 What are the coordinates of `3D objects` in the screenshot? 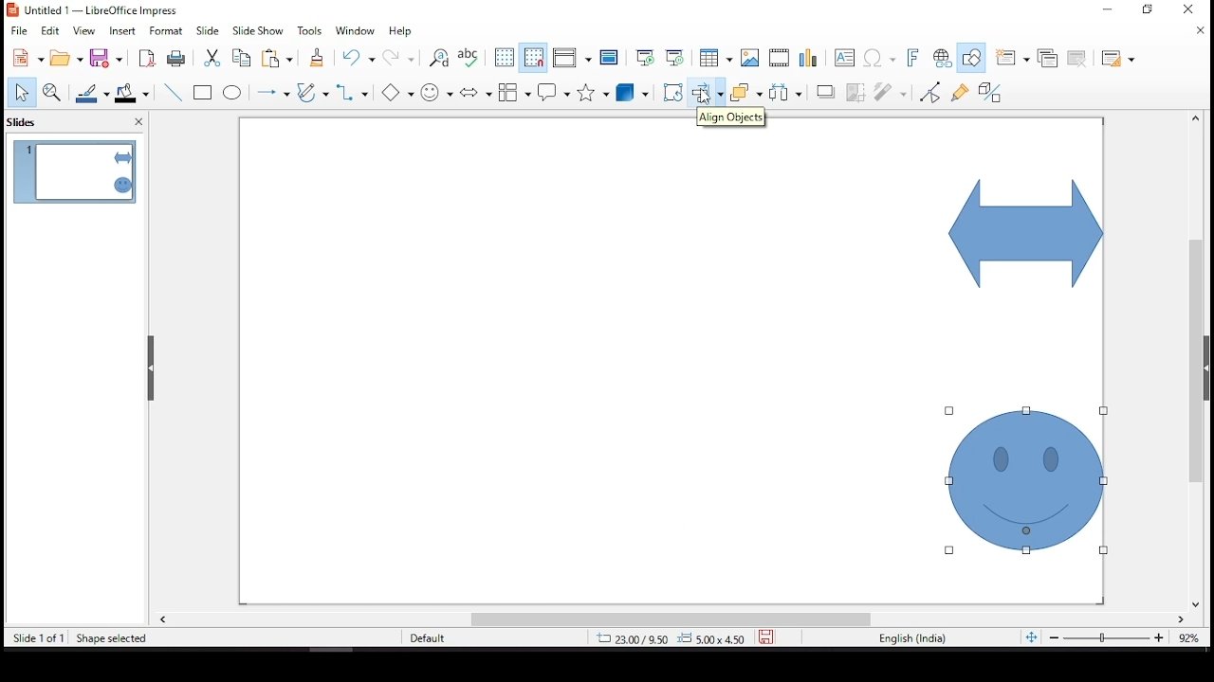 It's located at (631, 93).